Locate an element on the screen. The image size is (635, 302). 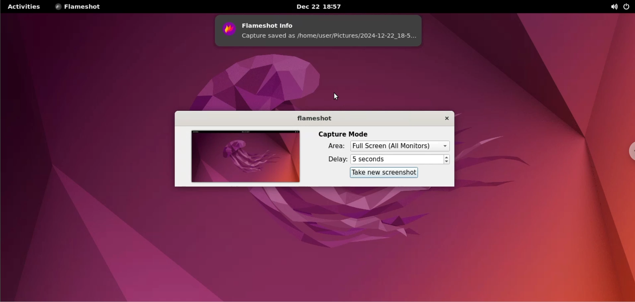
capture area options is located at coordinates (401, 146).